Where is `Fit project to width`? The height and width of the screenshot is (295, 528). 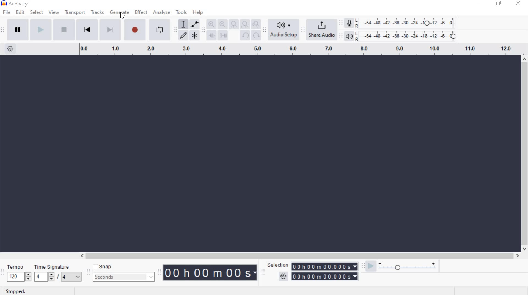 Fit project to width is located at coordinates (244, 24).